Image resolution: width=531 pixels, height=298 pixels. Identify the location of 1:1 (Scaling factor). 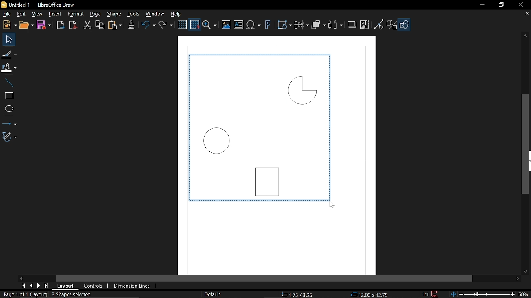
(425, 293).